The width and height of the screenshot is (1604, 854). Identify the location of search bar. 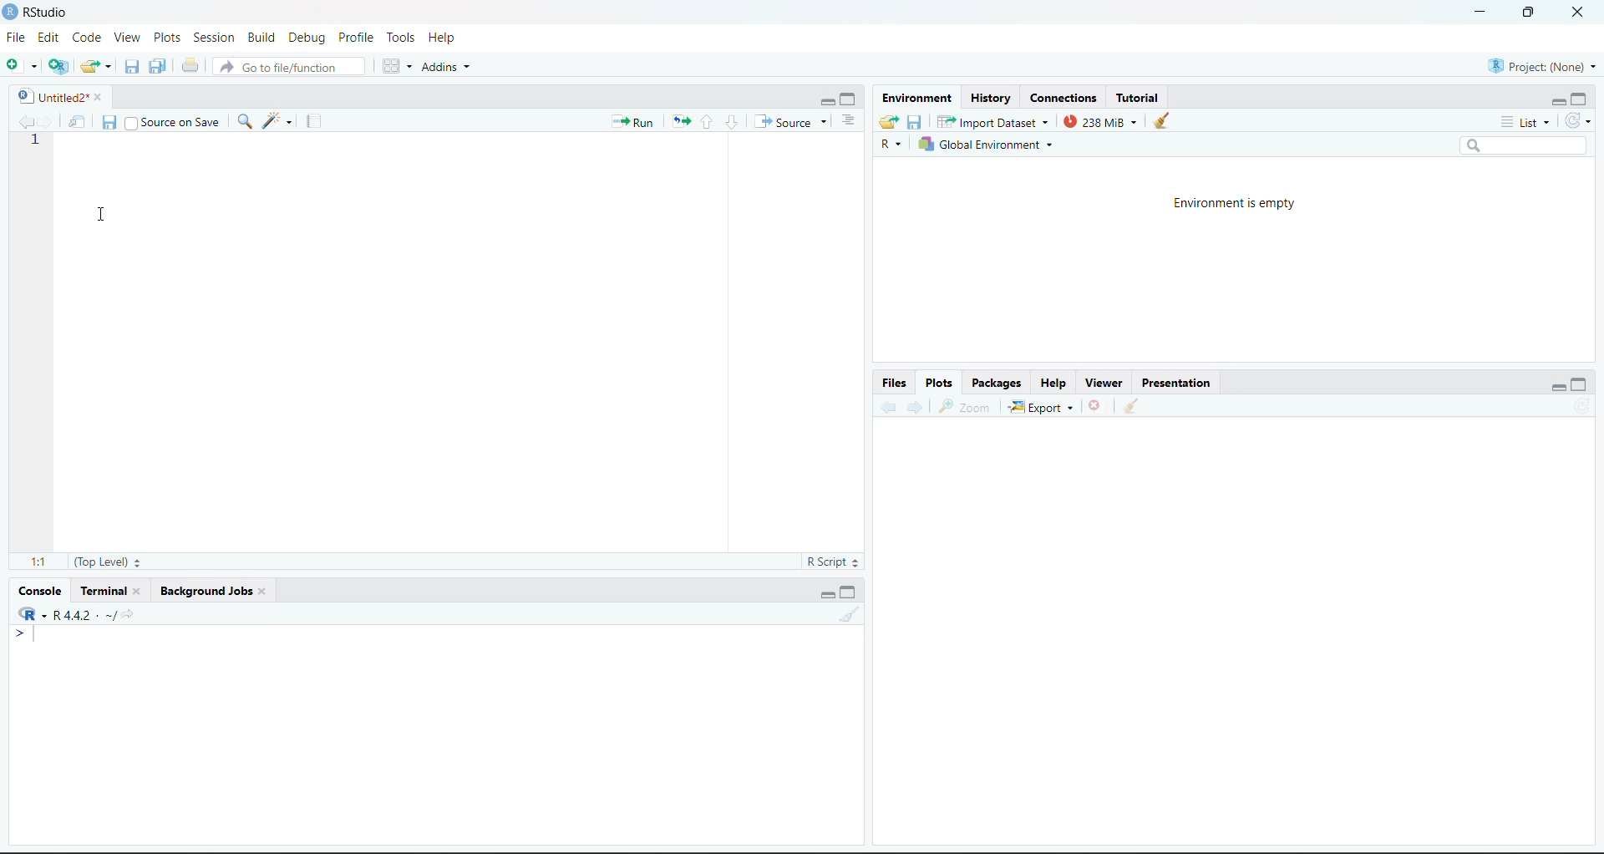
(1522, 145).